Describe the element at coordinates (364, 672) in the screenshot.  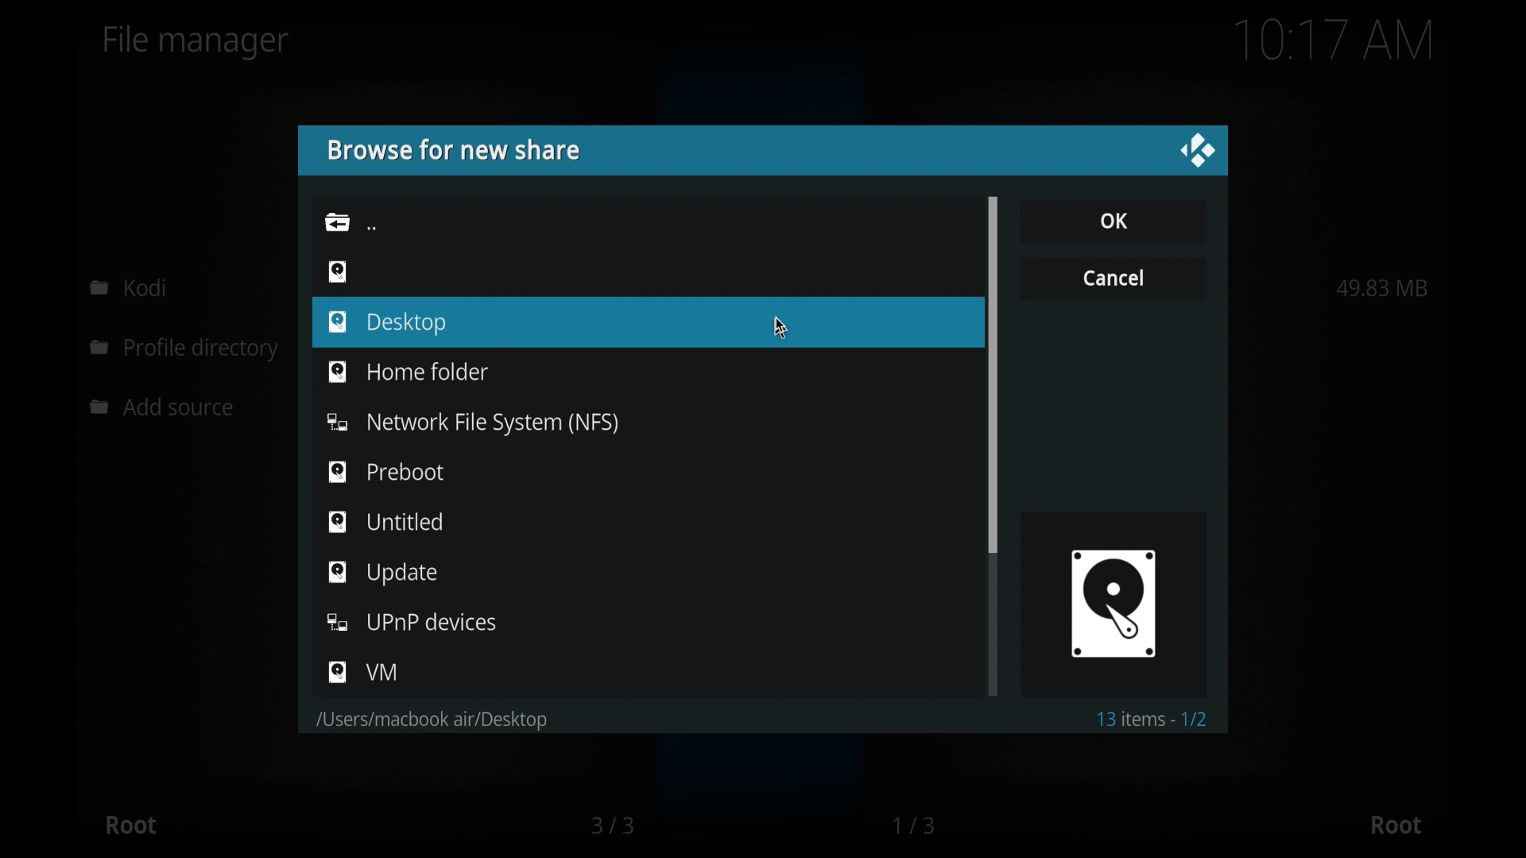
I see `VM` at that location.